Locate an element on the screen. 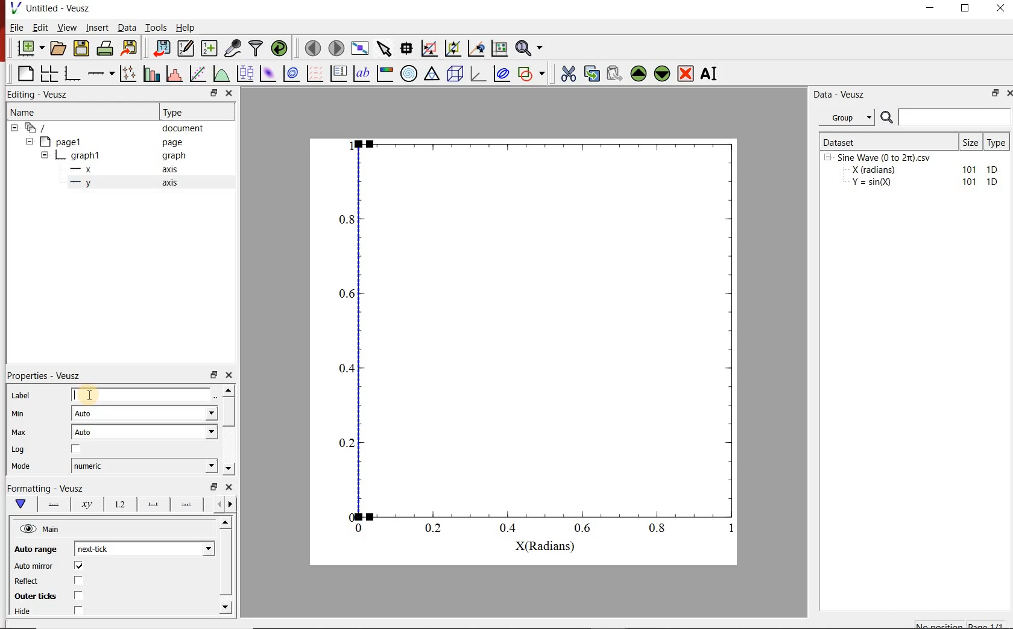 The width and height of the screenshot is (1013, 629). Up is located at coordinates (229, 390).